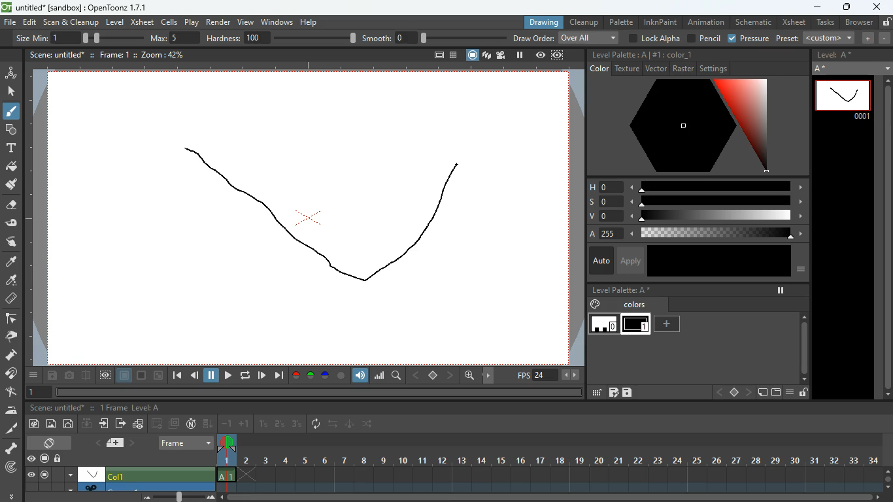 The height and width of the screenshot is (502, 893). I want to click on left, so click(718, 393).